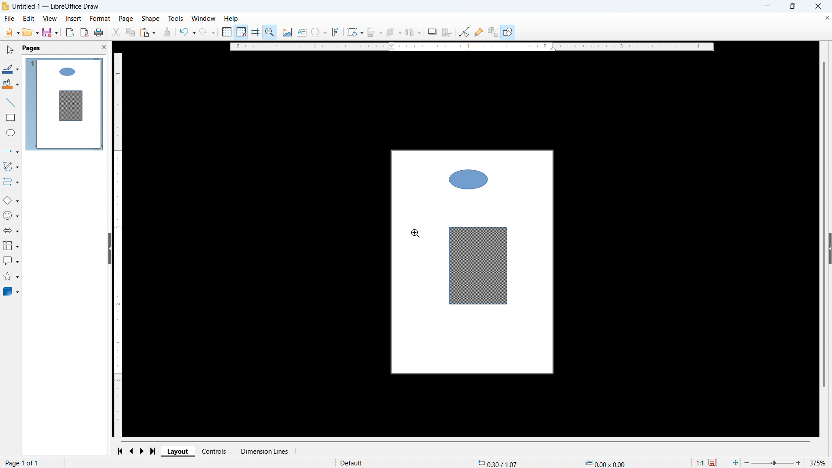  Describe the element at coordinates (118, 244) in the screenshot. I see `Vertical ruler ` at that location.